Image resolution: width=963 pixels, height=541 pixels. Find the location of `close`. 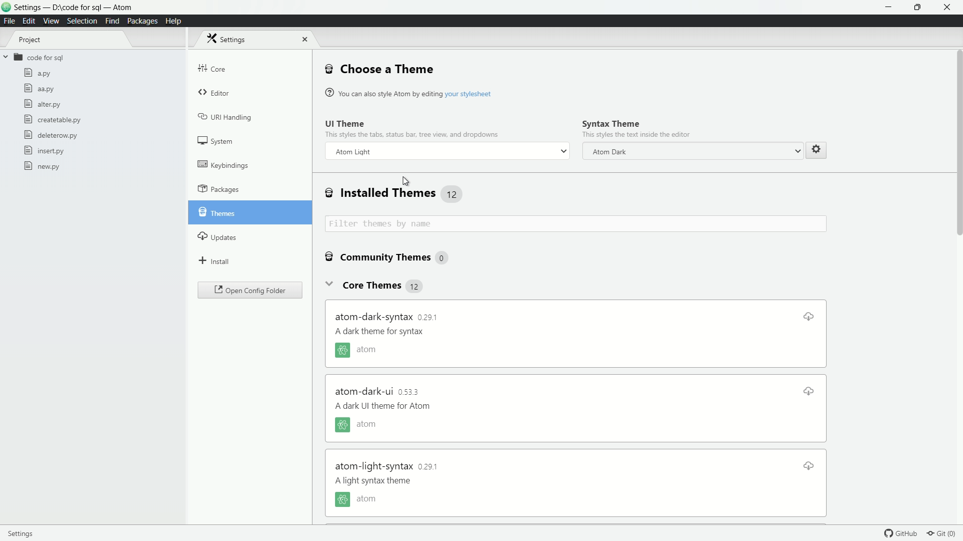

close is located at coordinates (304, 39).